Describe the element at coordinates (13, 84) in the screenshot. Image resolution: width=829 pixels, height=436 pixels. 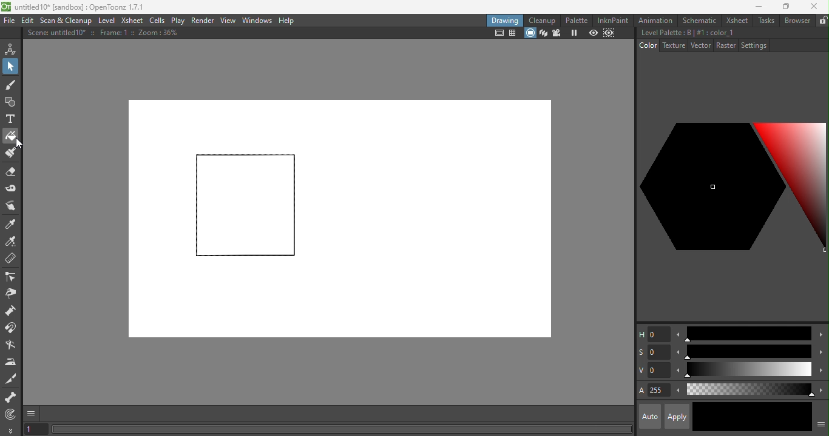
I see `Brush tool` at that location.